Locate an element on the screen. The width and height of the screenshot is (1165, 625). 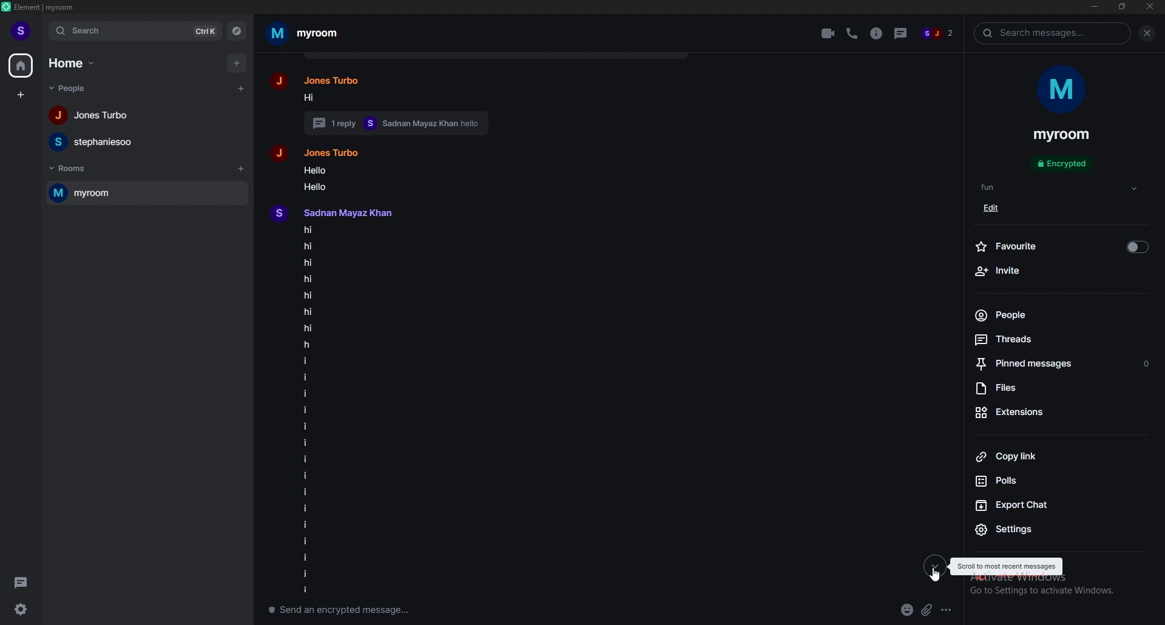
invite is located at coordinates (1059, 271).